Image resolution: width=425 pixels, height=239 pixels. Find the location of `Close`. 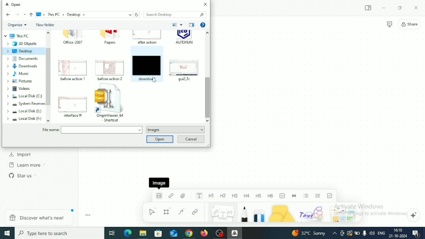

Close is located at coordinates (205, 4).